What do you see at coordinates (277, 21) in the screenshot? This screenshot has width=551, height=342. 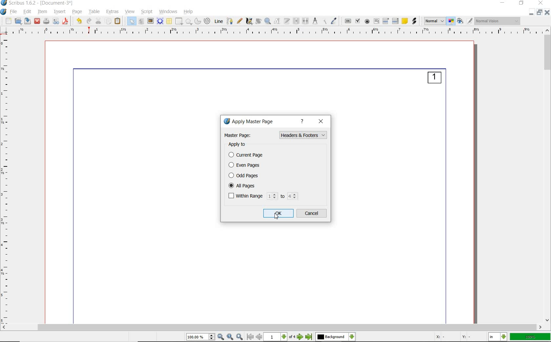 I see `edit contents of frame` at bounding box center [277, 21].